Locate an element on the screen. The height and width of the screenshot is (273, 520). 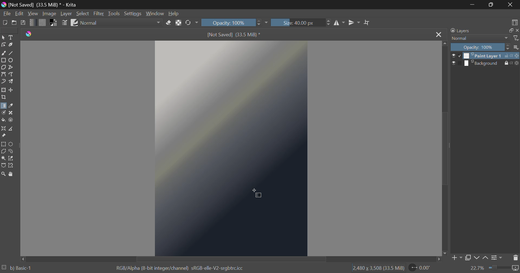
Filter is located at coordinates (99, 14).